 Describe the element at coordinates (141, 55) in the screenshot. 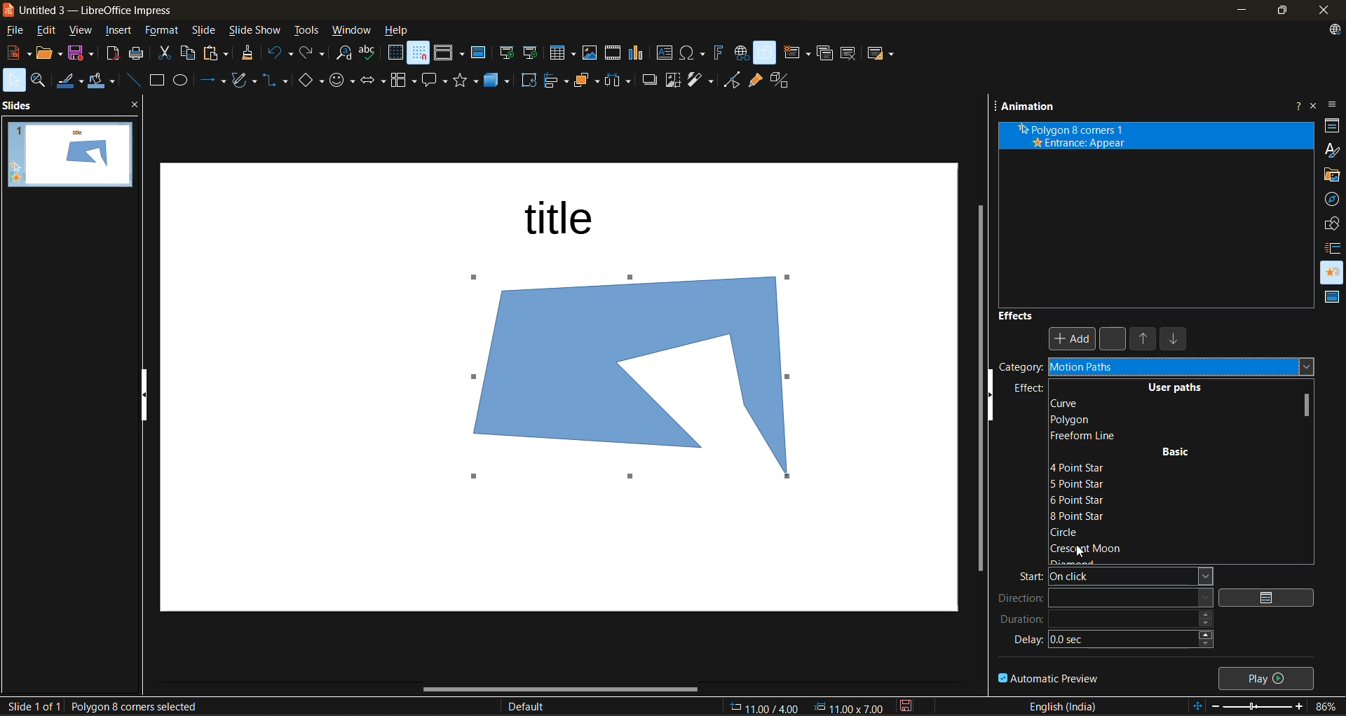

I see `print` at that location.